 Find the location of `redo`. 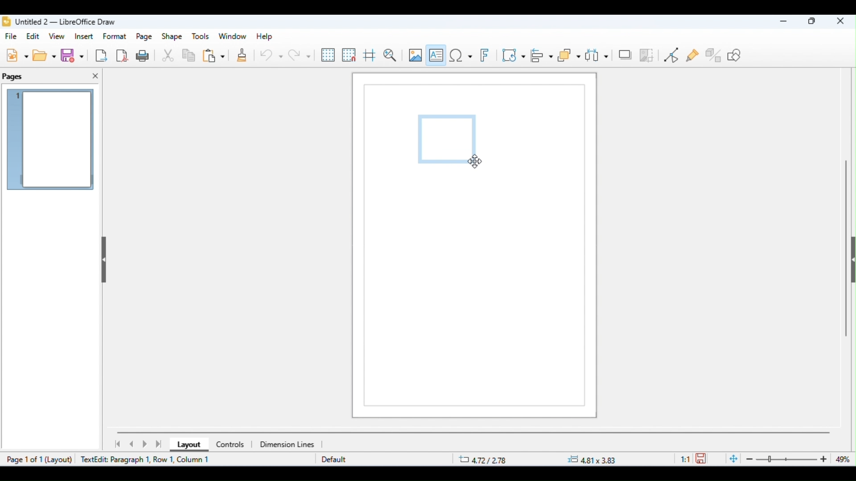

redo is located at coordinates (299, 55).